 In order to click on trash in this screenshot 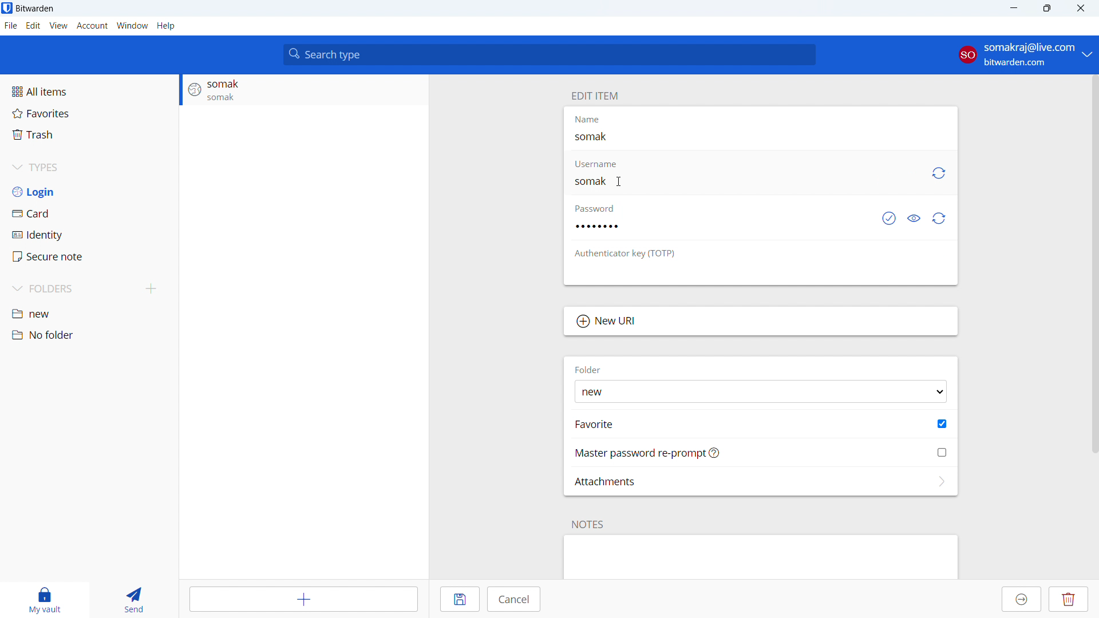, I will do `click(89, 134)`.